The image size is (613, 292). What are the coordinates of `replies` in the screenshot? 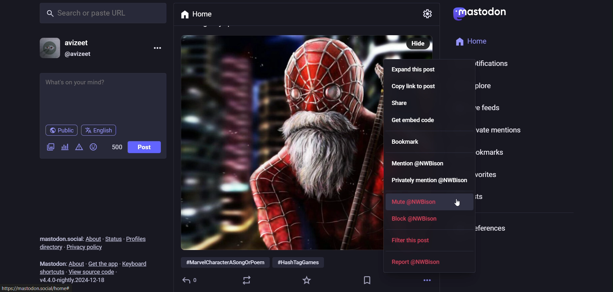 It's located at (193, 280).